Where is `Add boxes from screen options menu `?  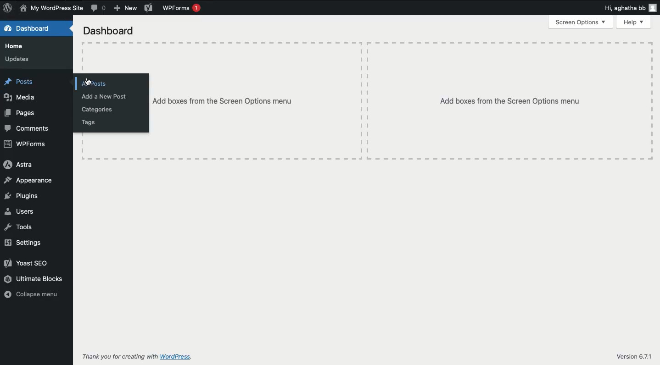
Add boxes from screen options menu  is located at coordinates (510, 100).